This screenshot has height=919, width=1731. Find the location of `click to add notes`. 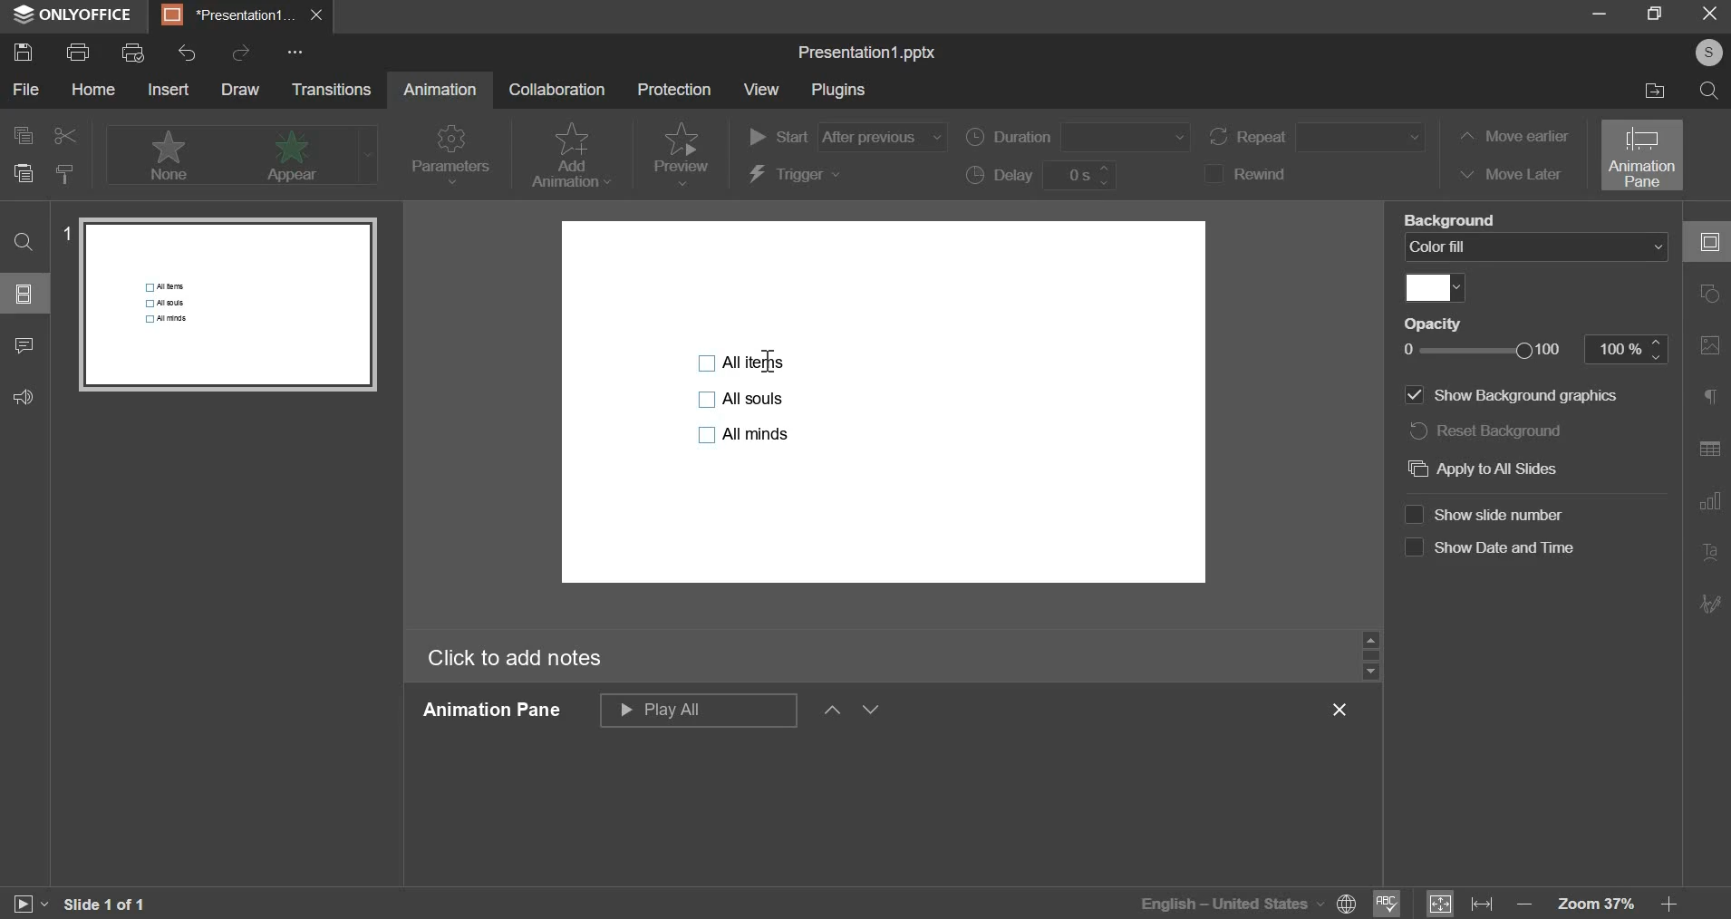

click to add notes is located at coordinates (515, 659).